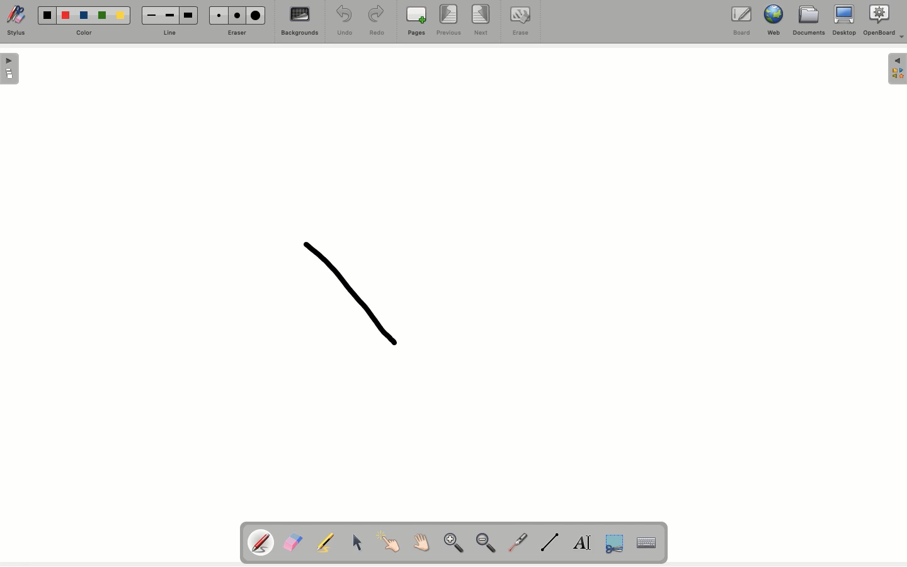 The height and width of the screenshot is (567, 907). What do you see at coordinates (347, 291) in the screenshot?
I see `Dragging pen` at bounding box center [347, 291].